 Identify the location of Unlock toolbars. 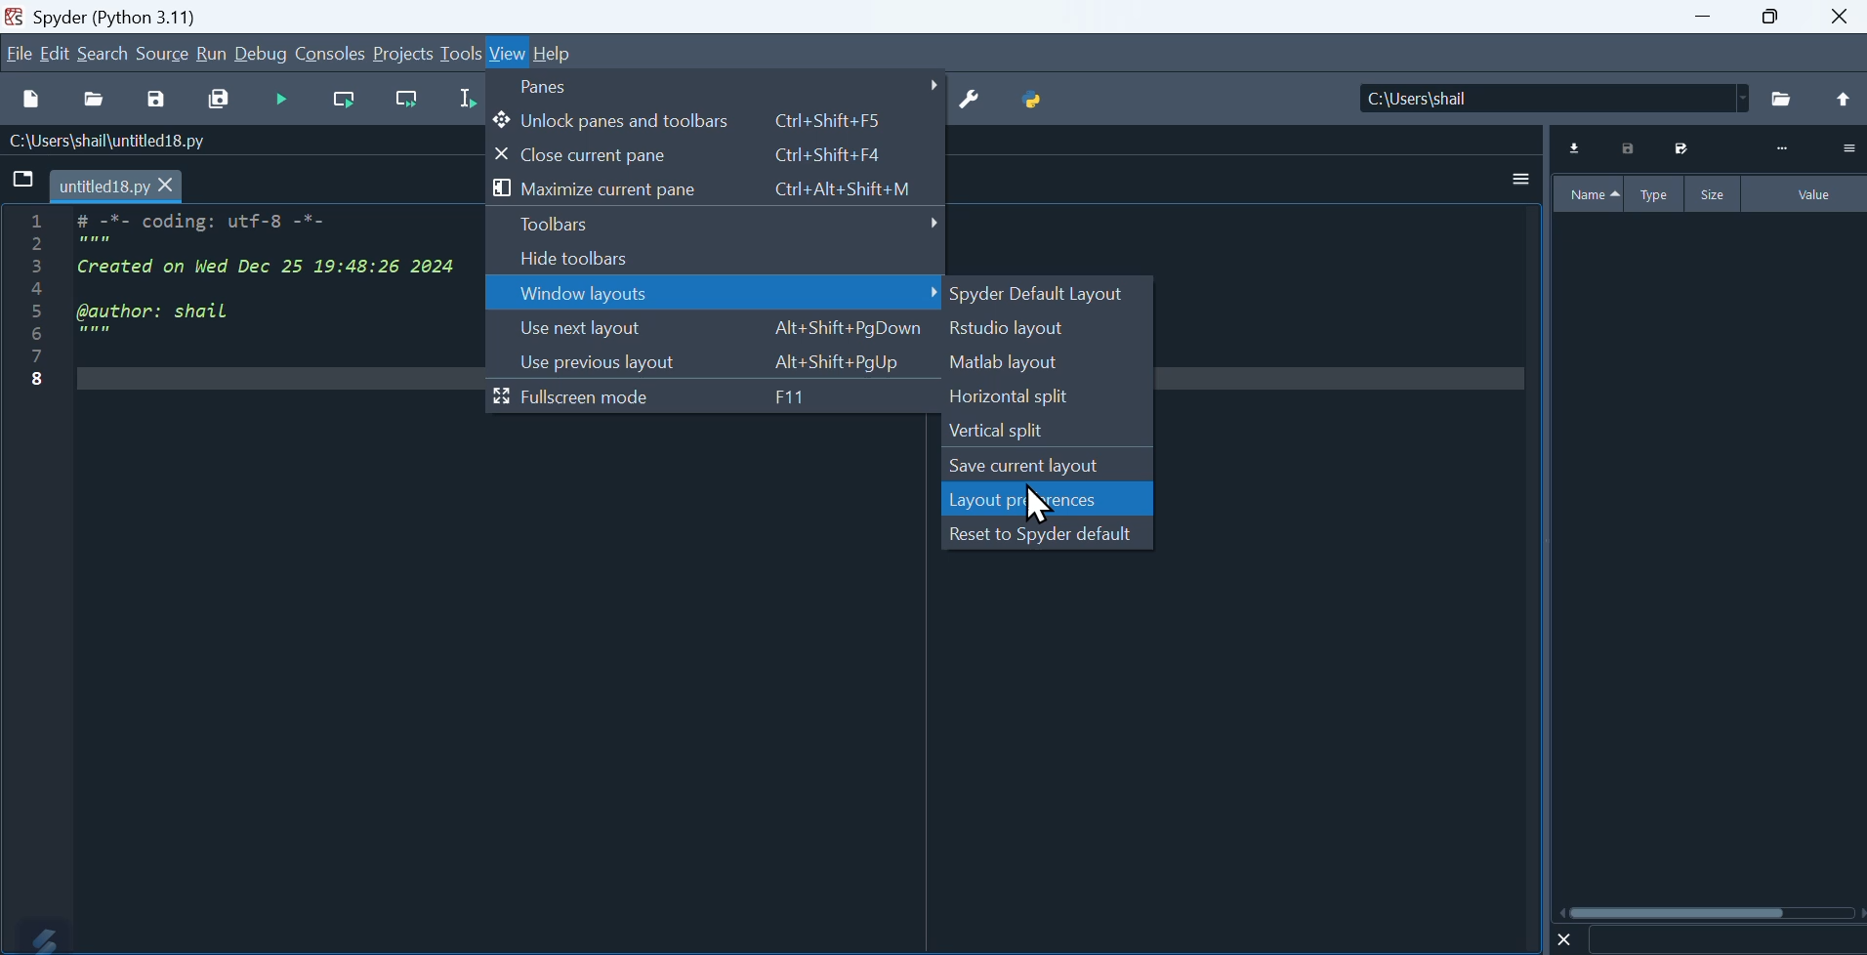
(719, 120).